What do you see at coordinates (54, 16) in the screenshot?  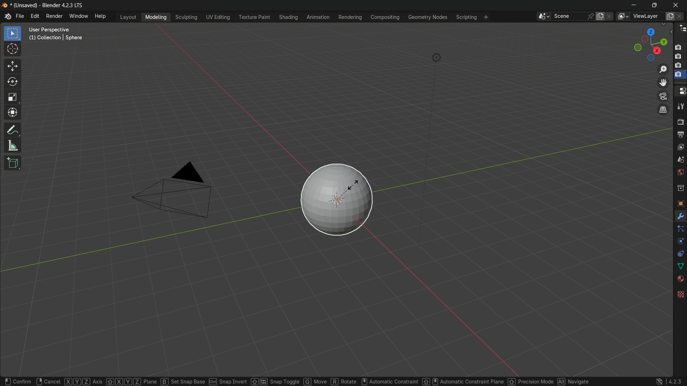 I see `render menu` at bounding box center [54, 16].